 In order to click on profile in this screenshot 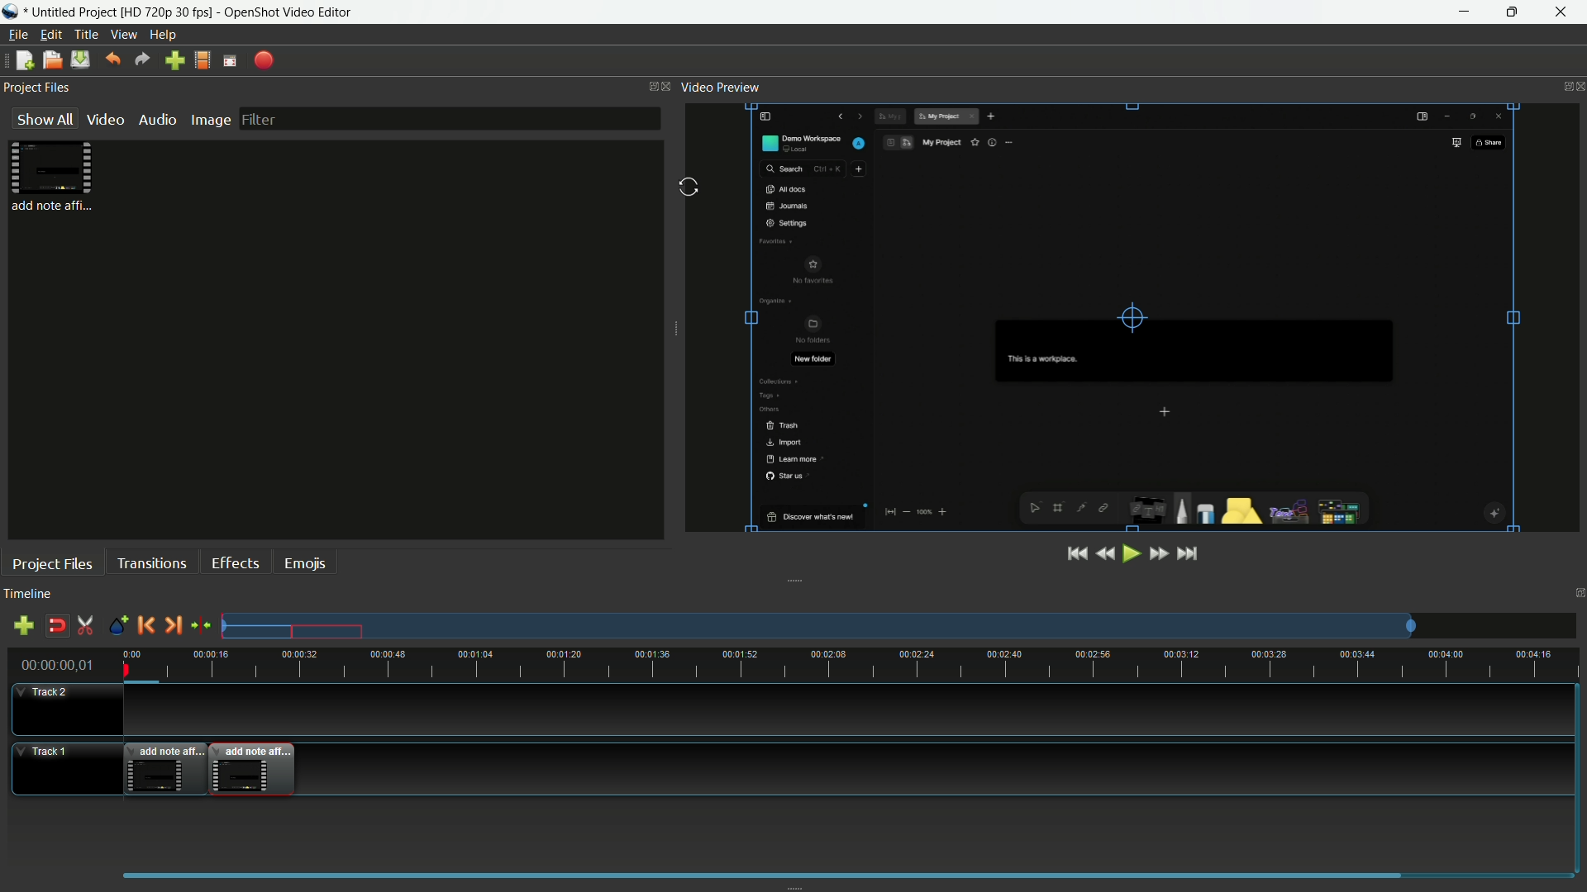, I will do `click(203, 61)`.